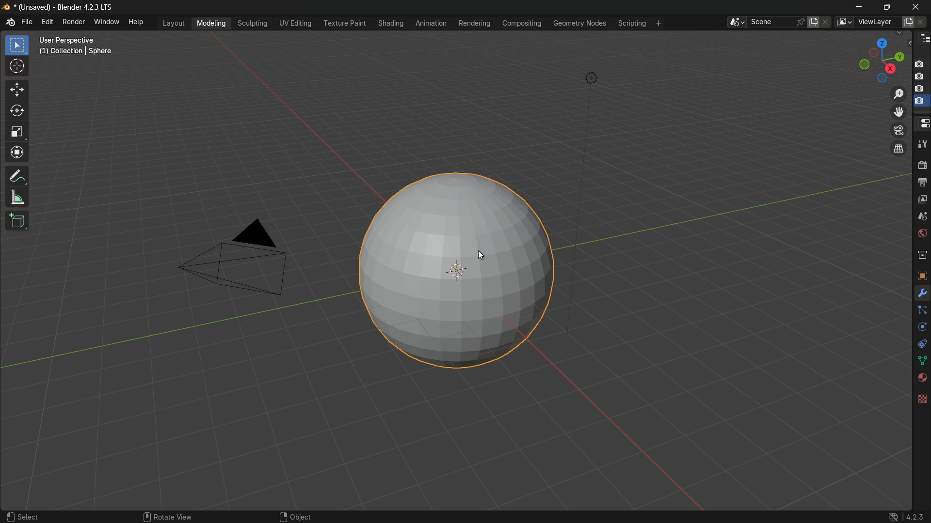  Describe the element at coordinates (475, 23) in the screenshot. I see `rendering menu` at that location.